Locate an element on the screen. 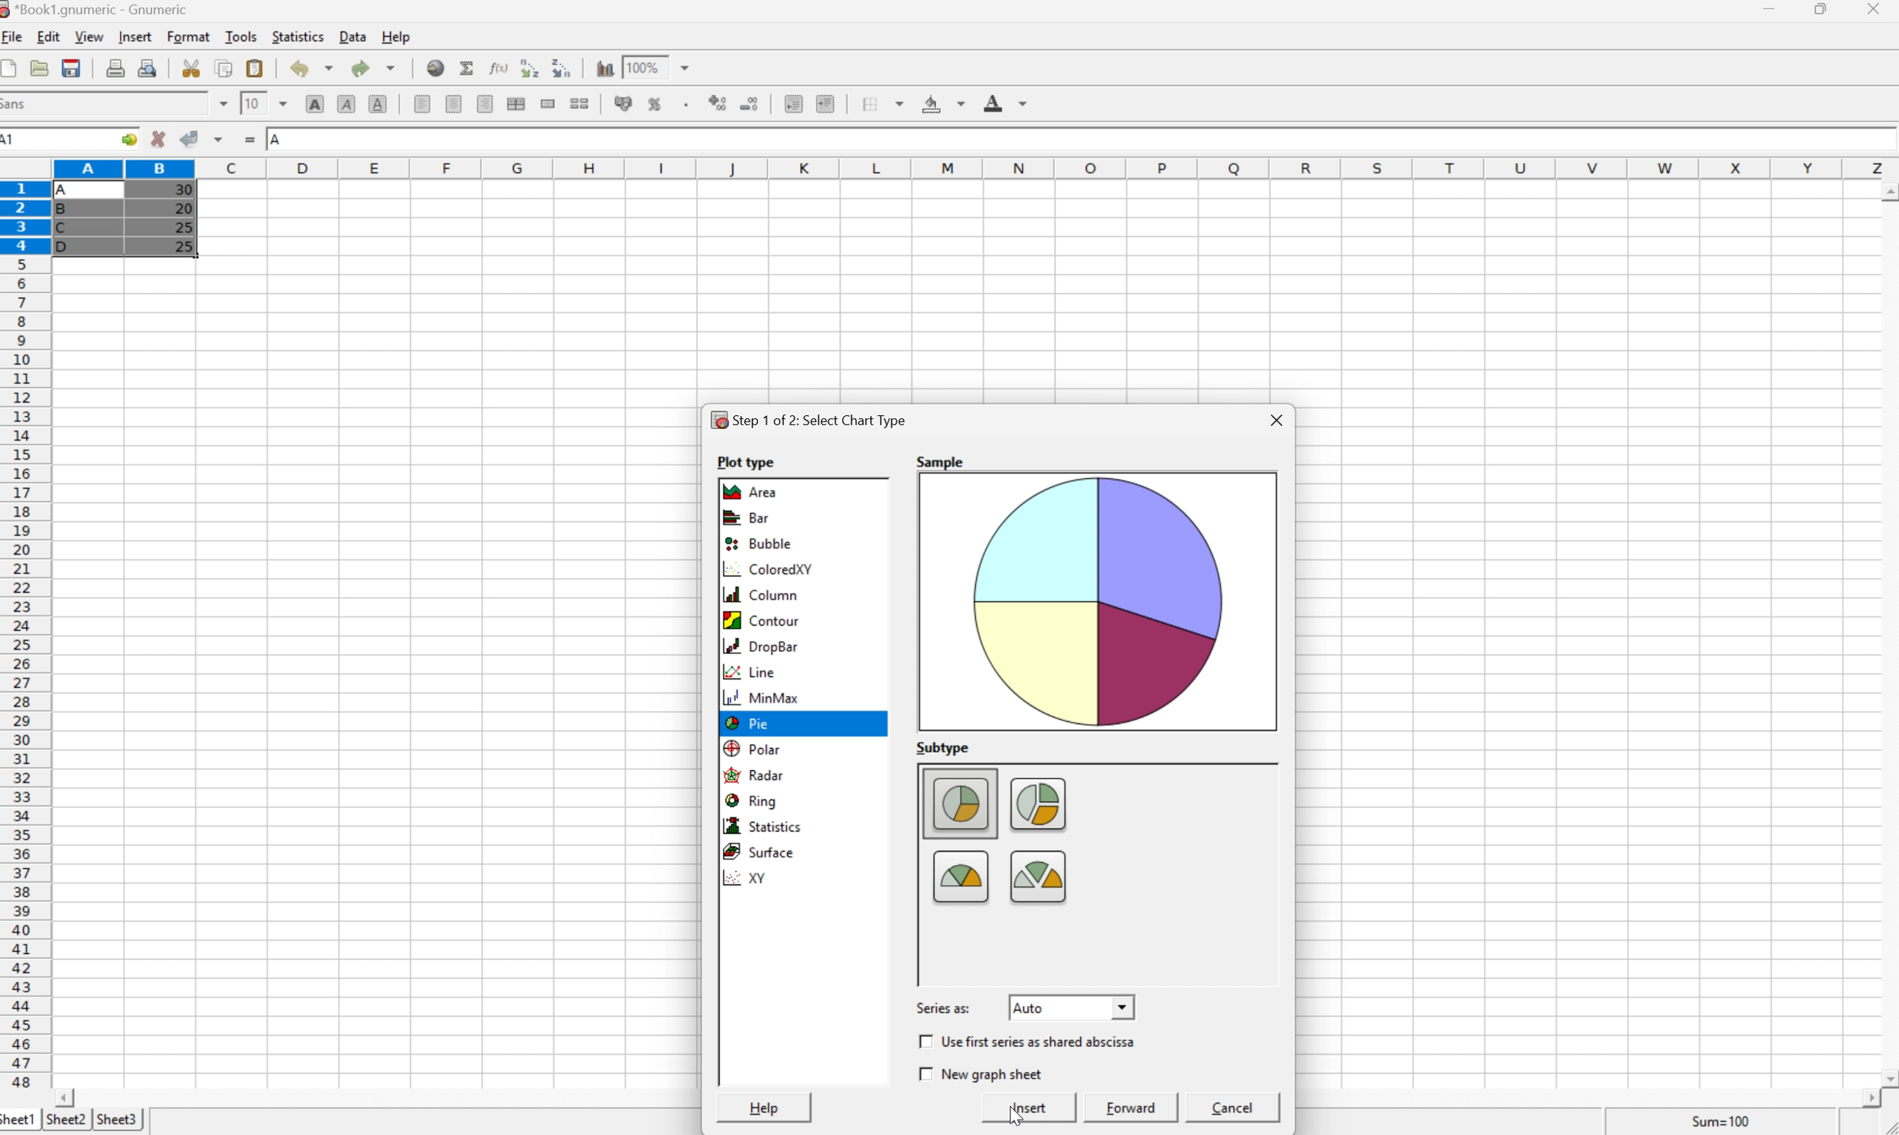  10 is located at coordinates (253, 102).